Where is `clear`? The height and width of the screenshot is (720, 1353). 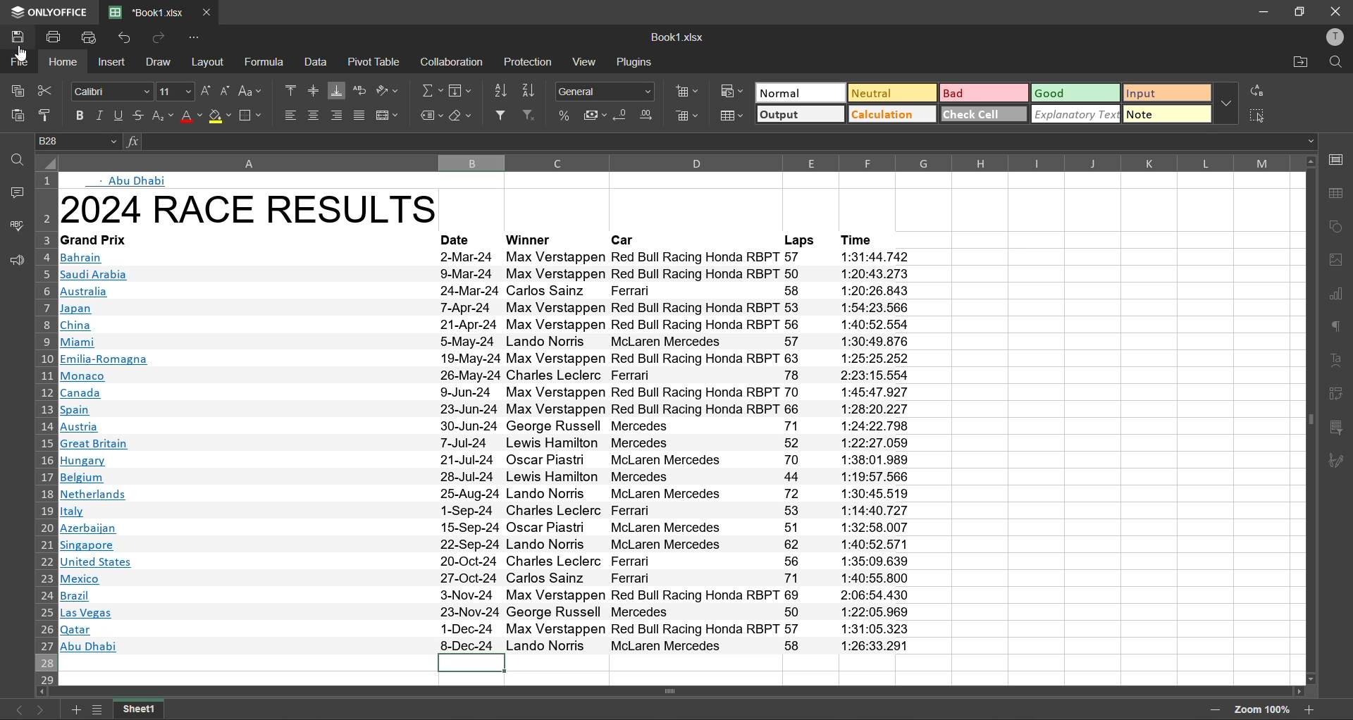 clear is located at coordinates (464, 115).